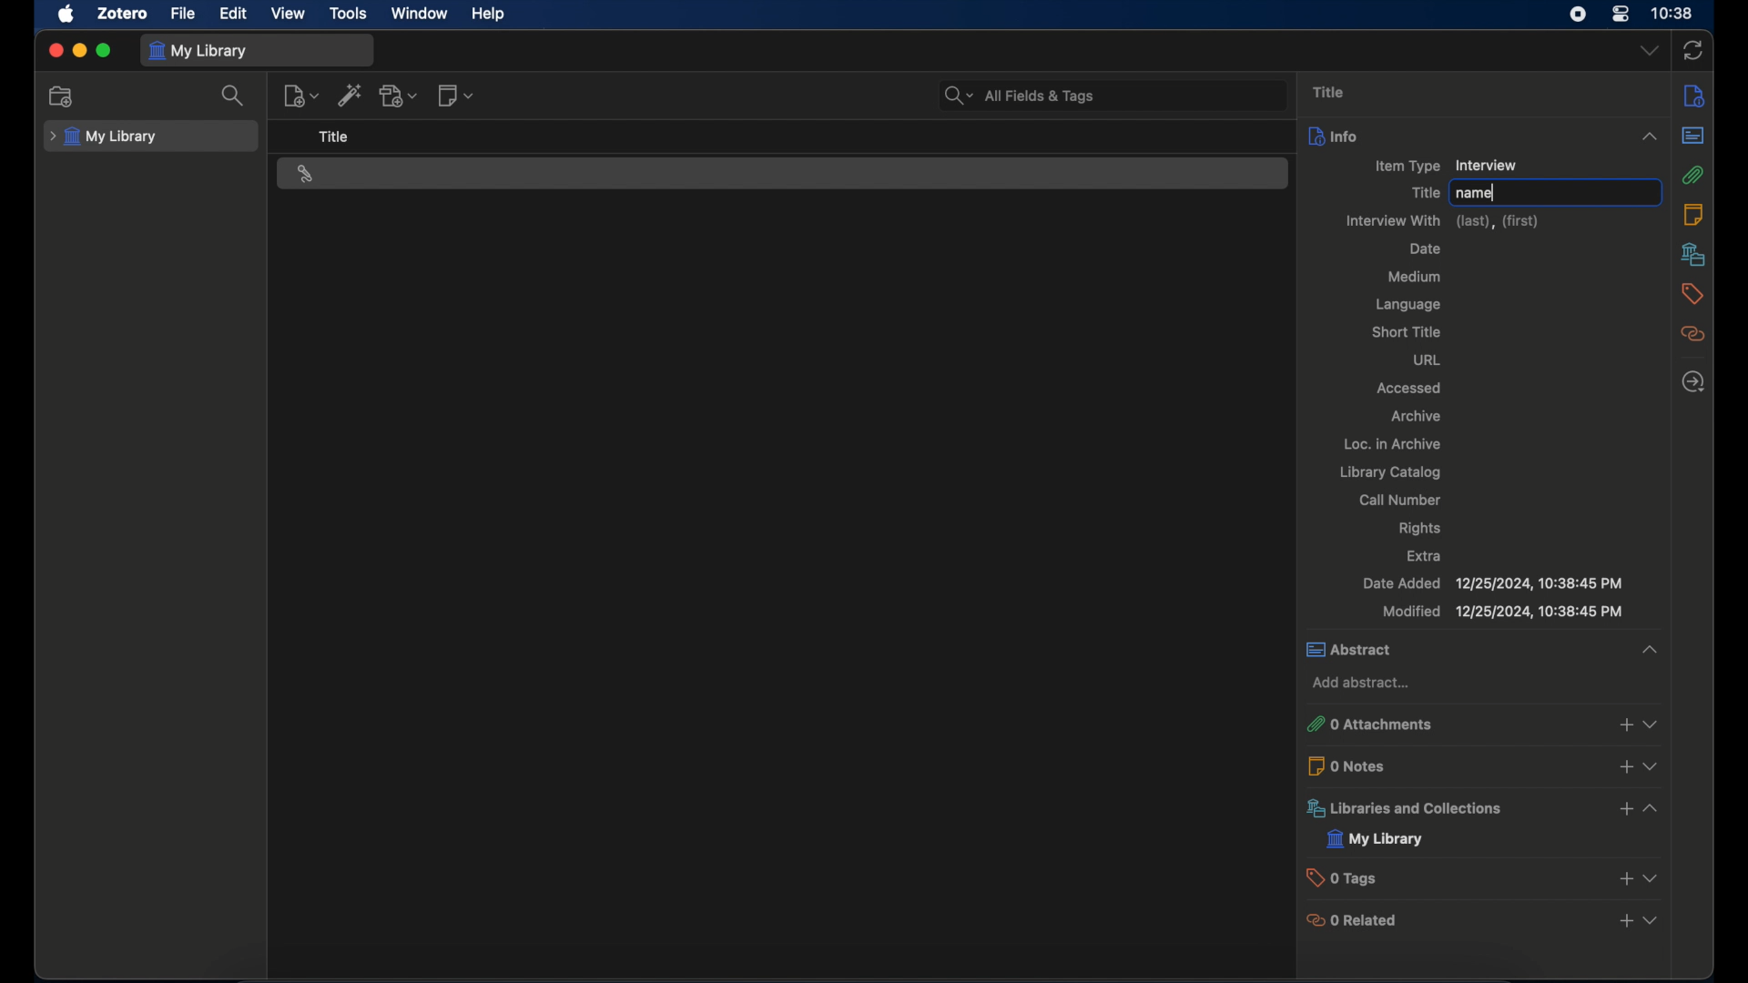  Describe the element at coordinates (1627, 920) in the screenshot. I see `add` at that location.